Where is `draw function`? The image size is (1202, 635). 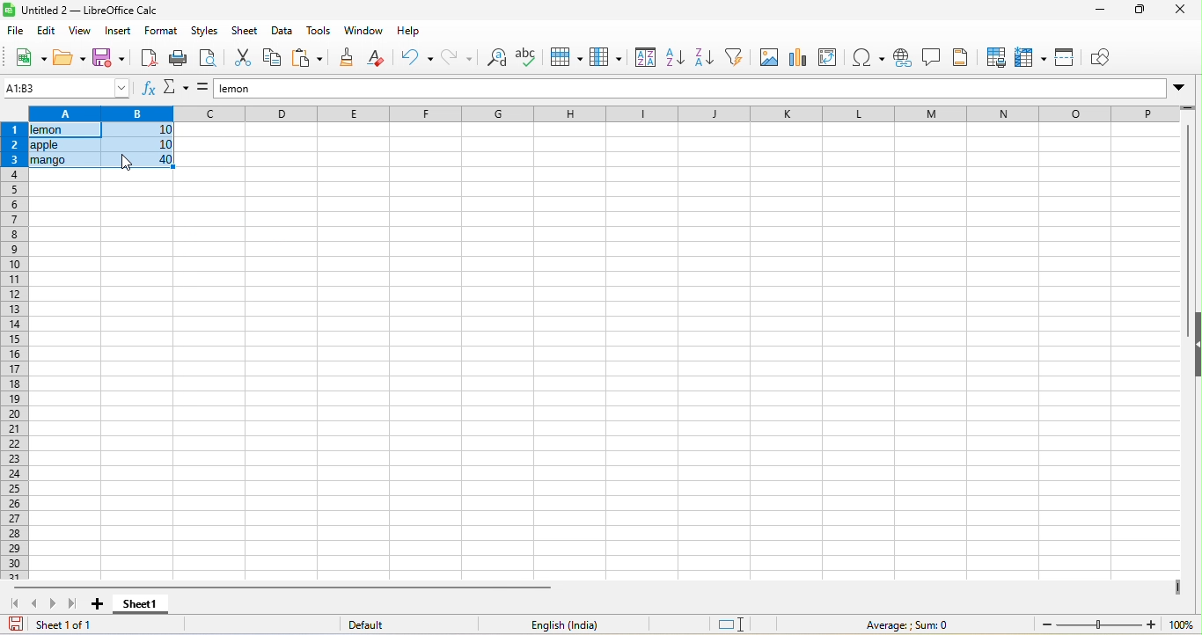
draw function is located at coordinates (1104, 58).